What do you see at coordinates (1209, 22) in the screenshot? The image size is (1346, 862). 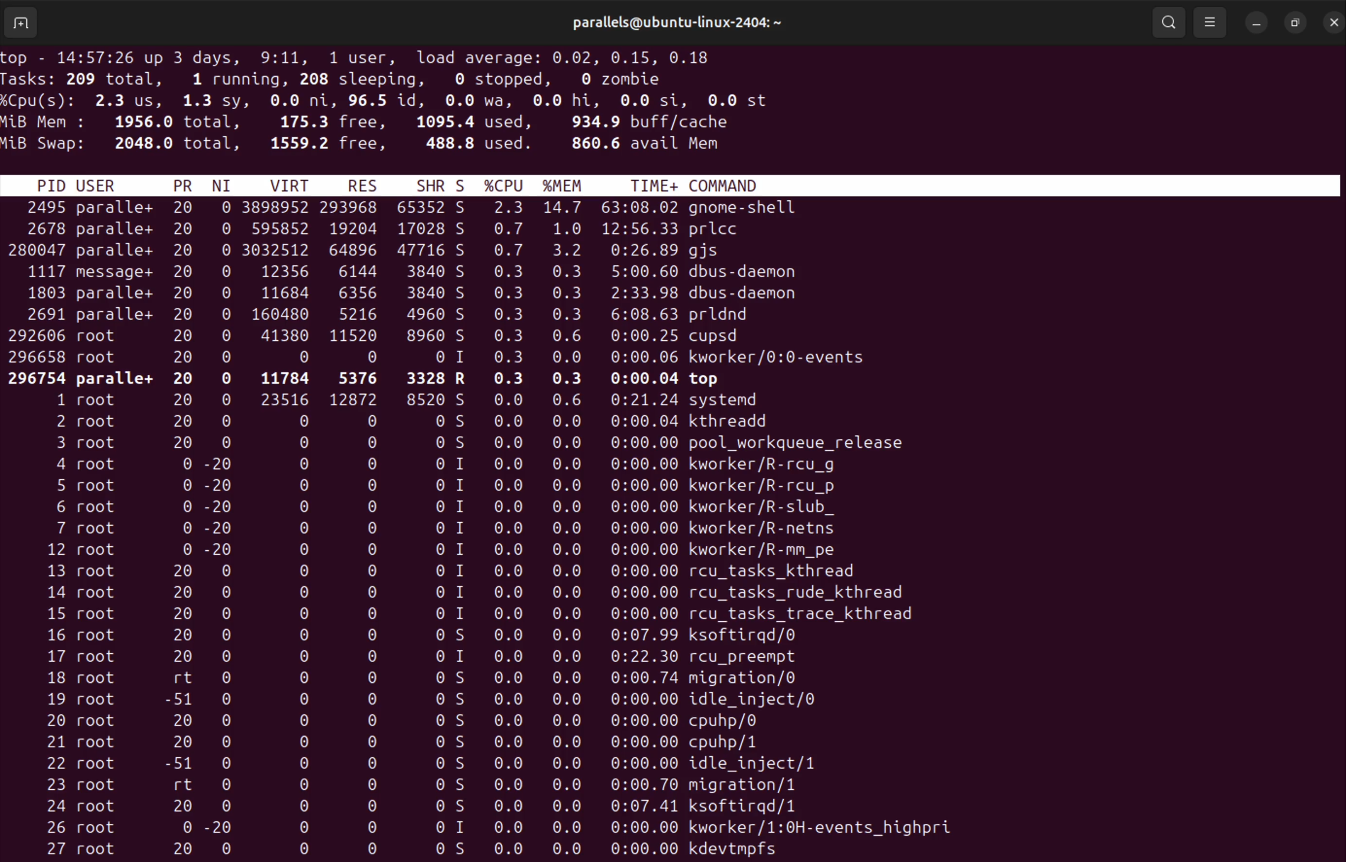 I see `viewing mode` at bounding box center [1209, 22].